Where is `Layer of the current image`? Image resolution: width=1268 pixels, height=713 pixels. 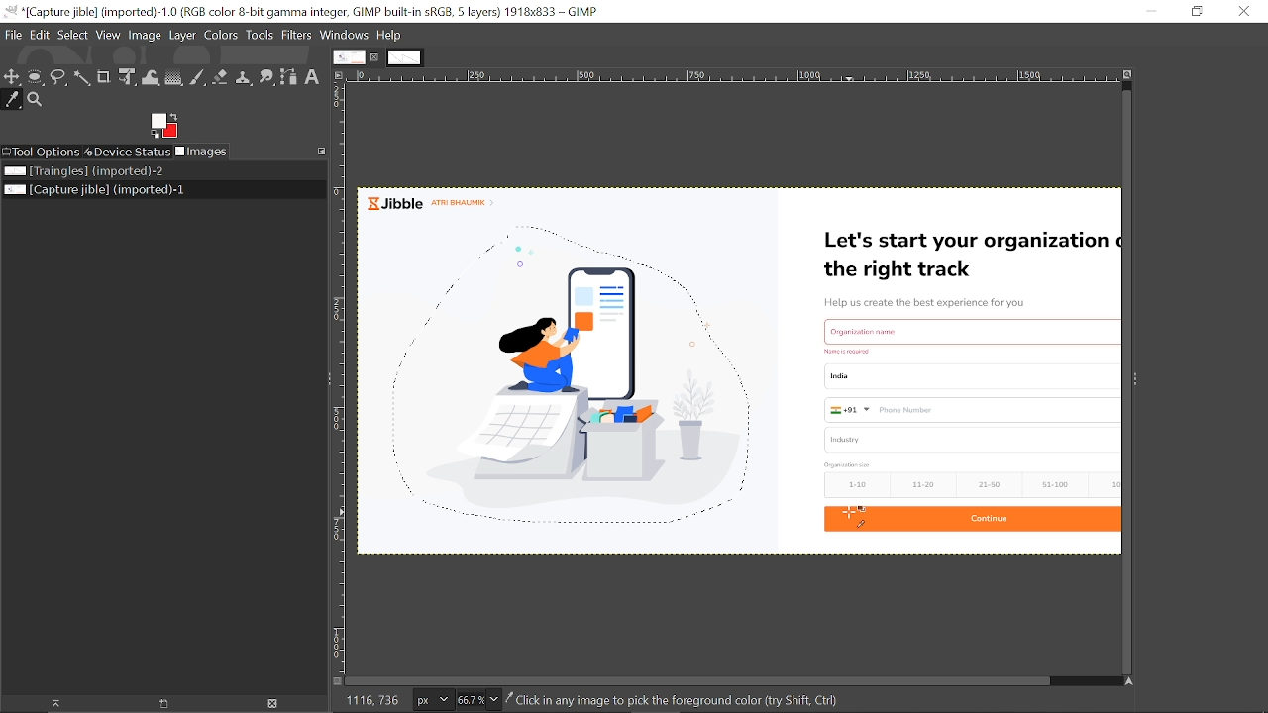 Layer of the current image is located at coordinates (678, 701).